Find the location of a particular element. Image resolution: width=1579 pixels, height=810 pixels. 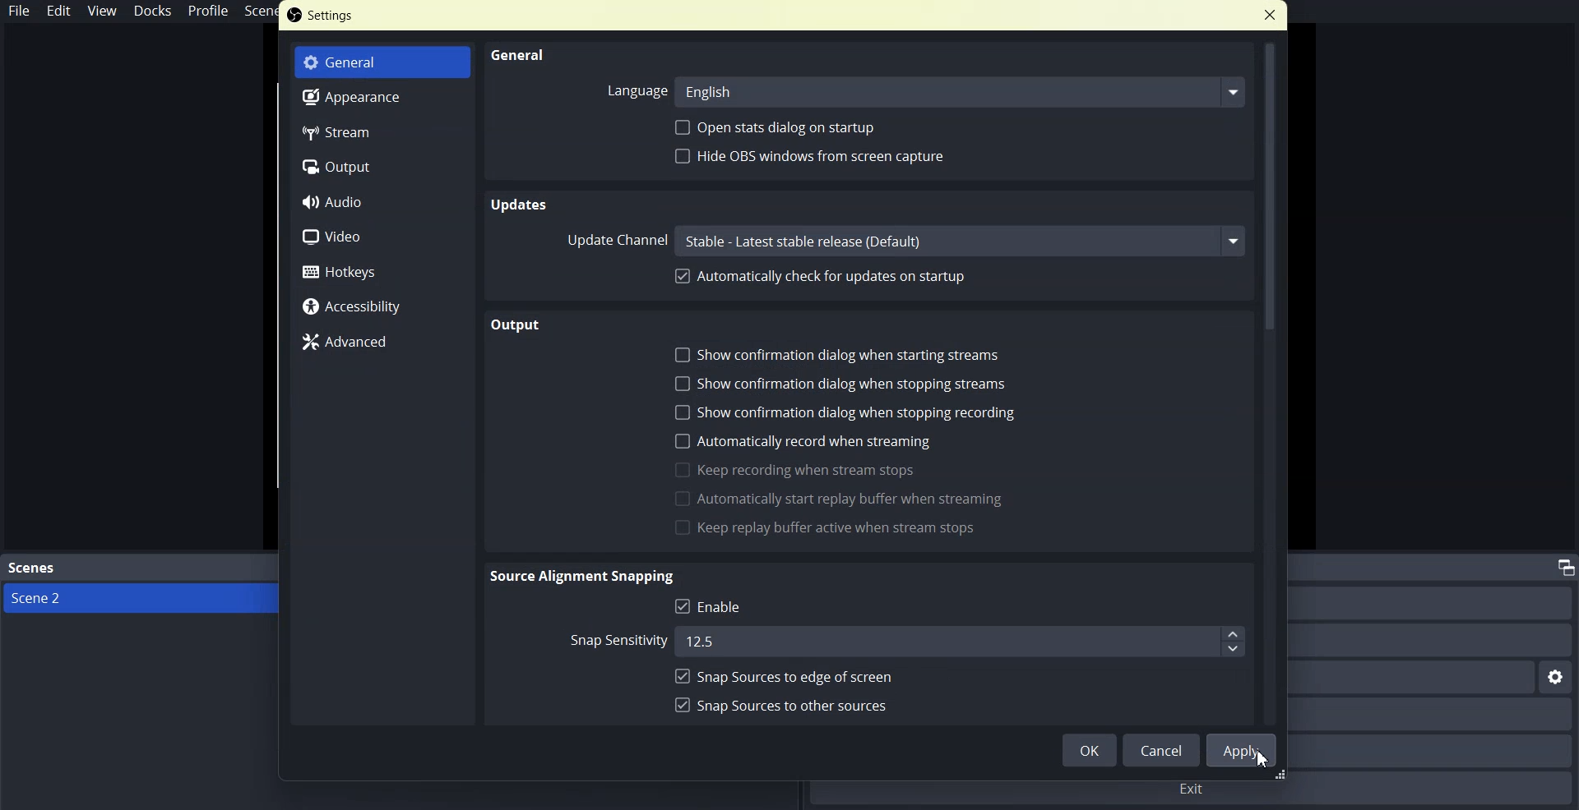

Profile is located at coordinates (208, 12).